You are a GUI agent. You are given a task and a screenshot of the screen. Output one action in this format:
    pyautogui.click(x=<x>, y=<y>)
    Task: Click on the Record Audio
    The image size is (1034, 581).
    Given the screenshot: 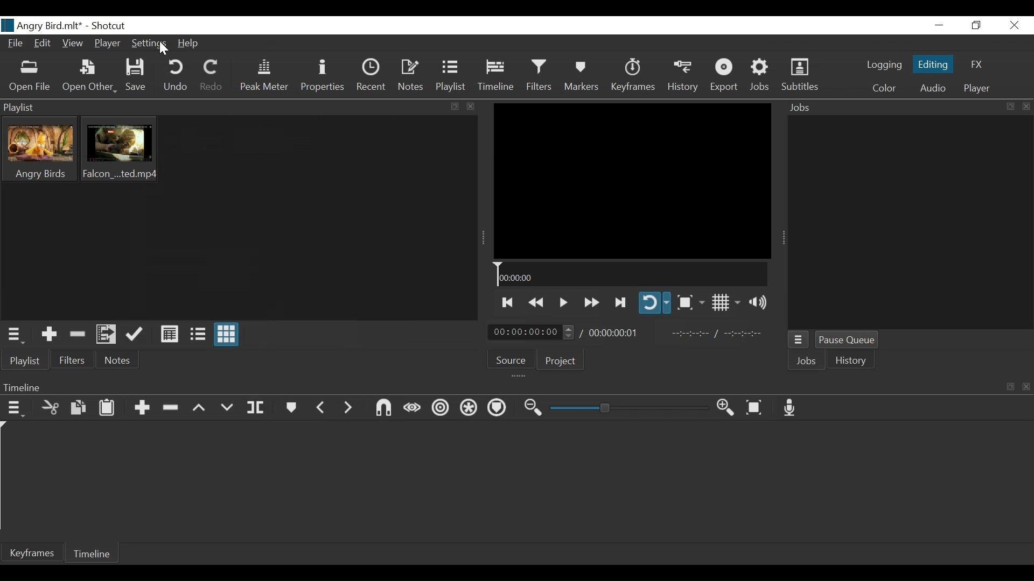 What is the action you would take?
    pyautogui.click(x=791, y=408)
    